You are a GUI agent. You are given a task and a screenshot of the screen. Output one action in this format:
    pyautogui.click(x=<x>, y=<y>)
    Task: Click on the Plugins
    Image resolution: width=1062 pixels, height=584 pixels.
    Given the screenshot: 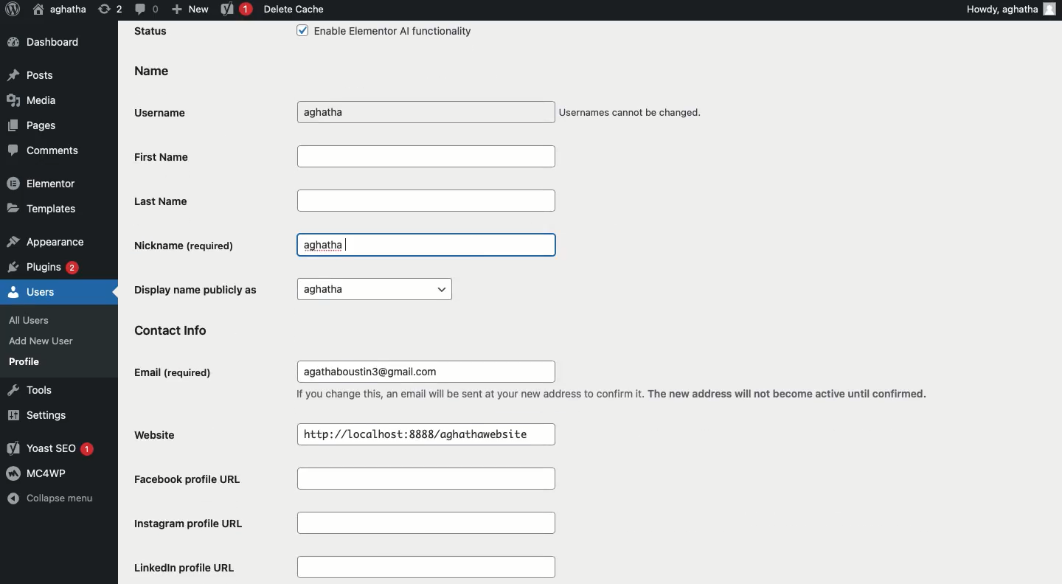 What is the action you would take?
    pyautogui.click(x=45, y=265)
    